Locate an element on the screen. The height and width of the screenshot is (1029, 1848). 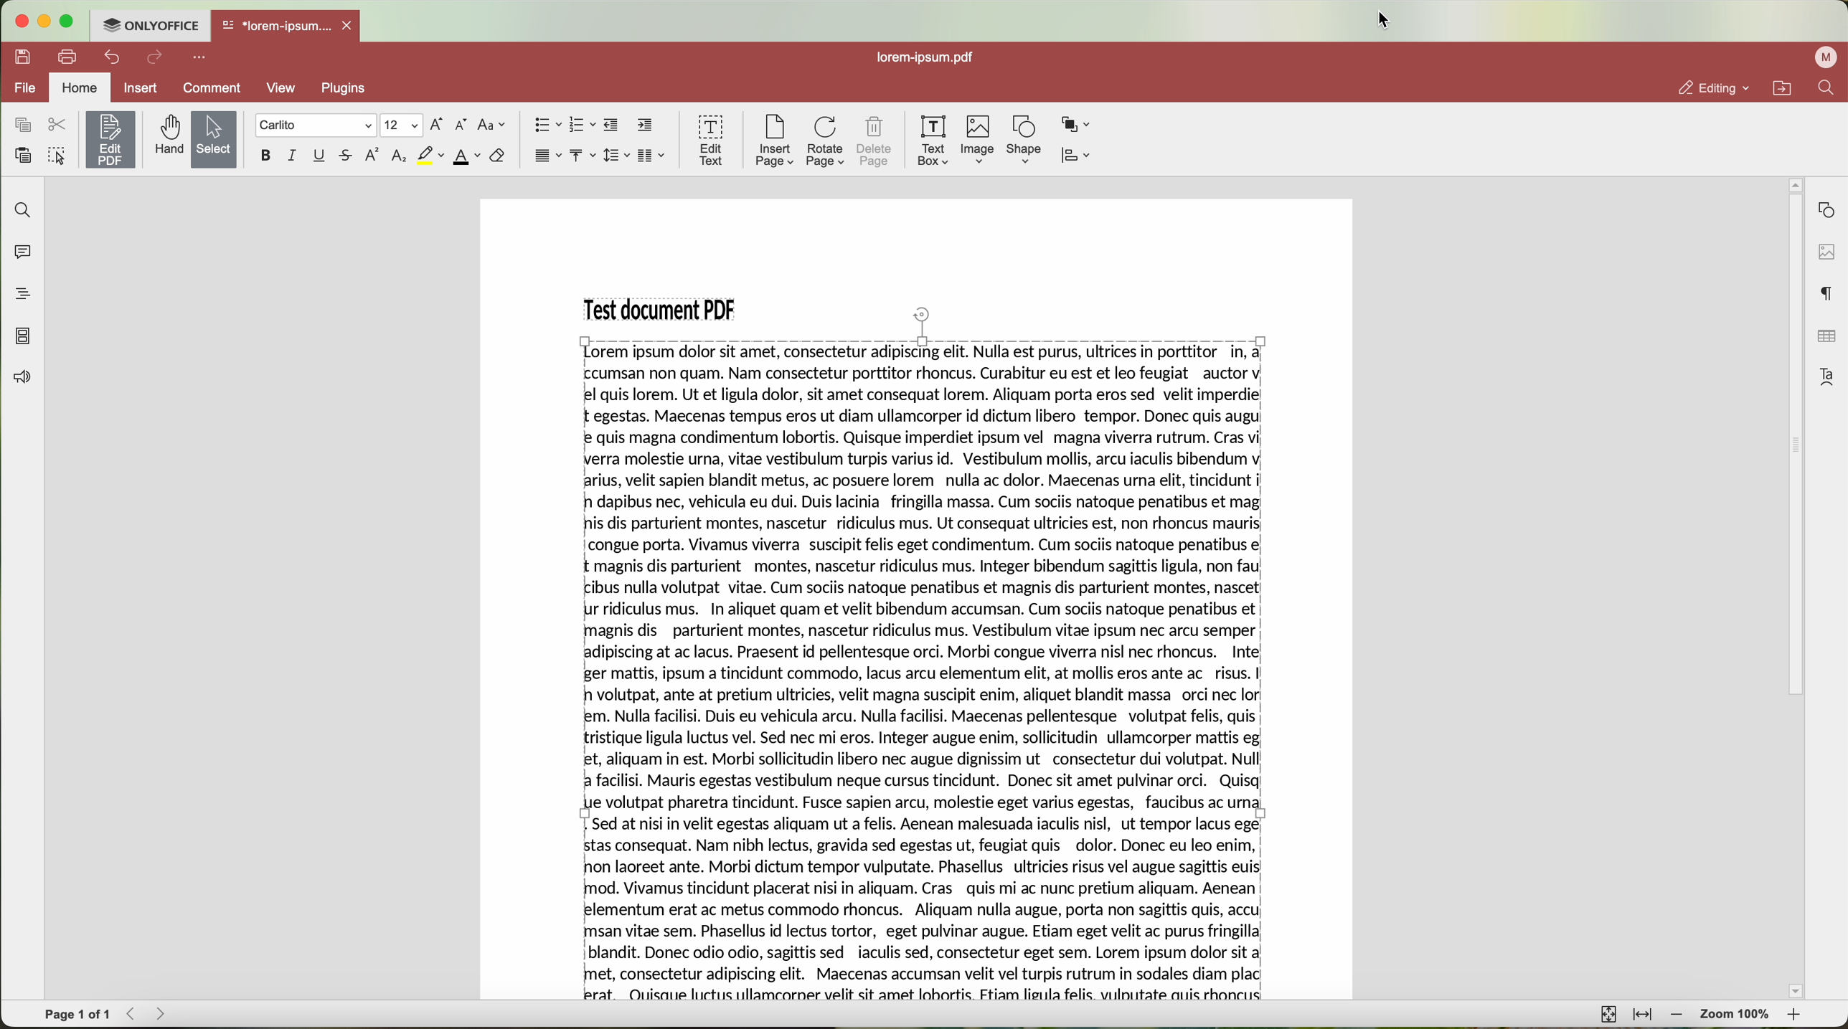
superscript is located at coordinates (372, 154).